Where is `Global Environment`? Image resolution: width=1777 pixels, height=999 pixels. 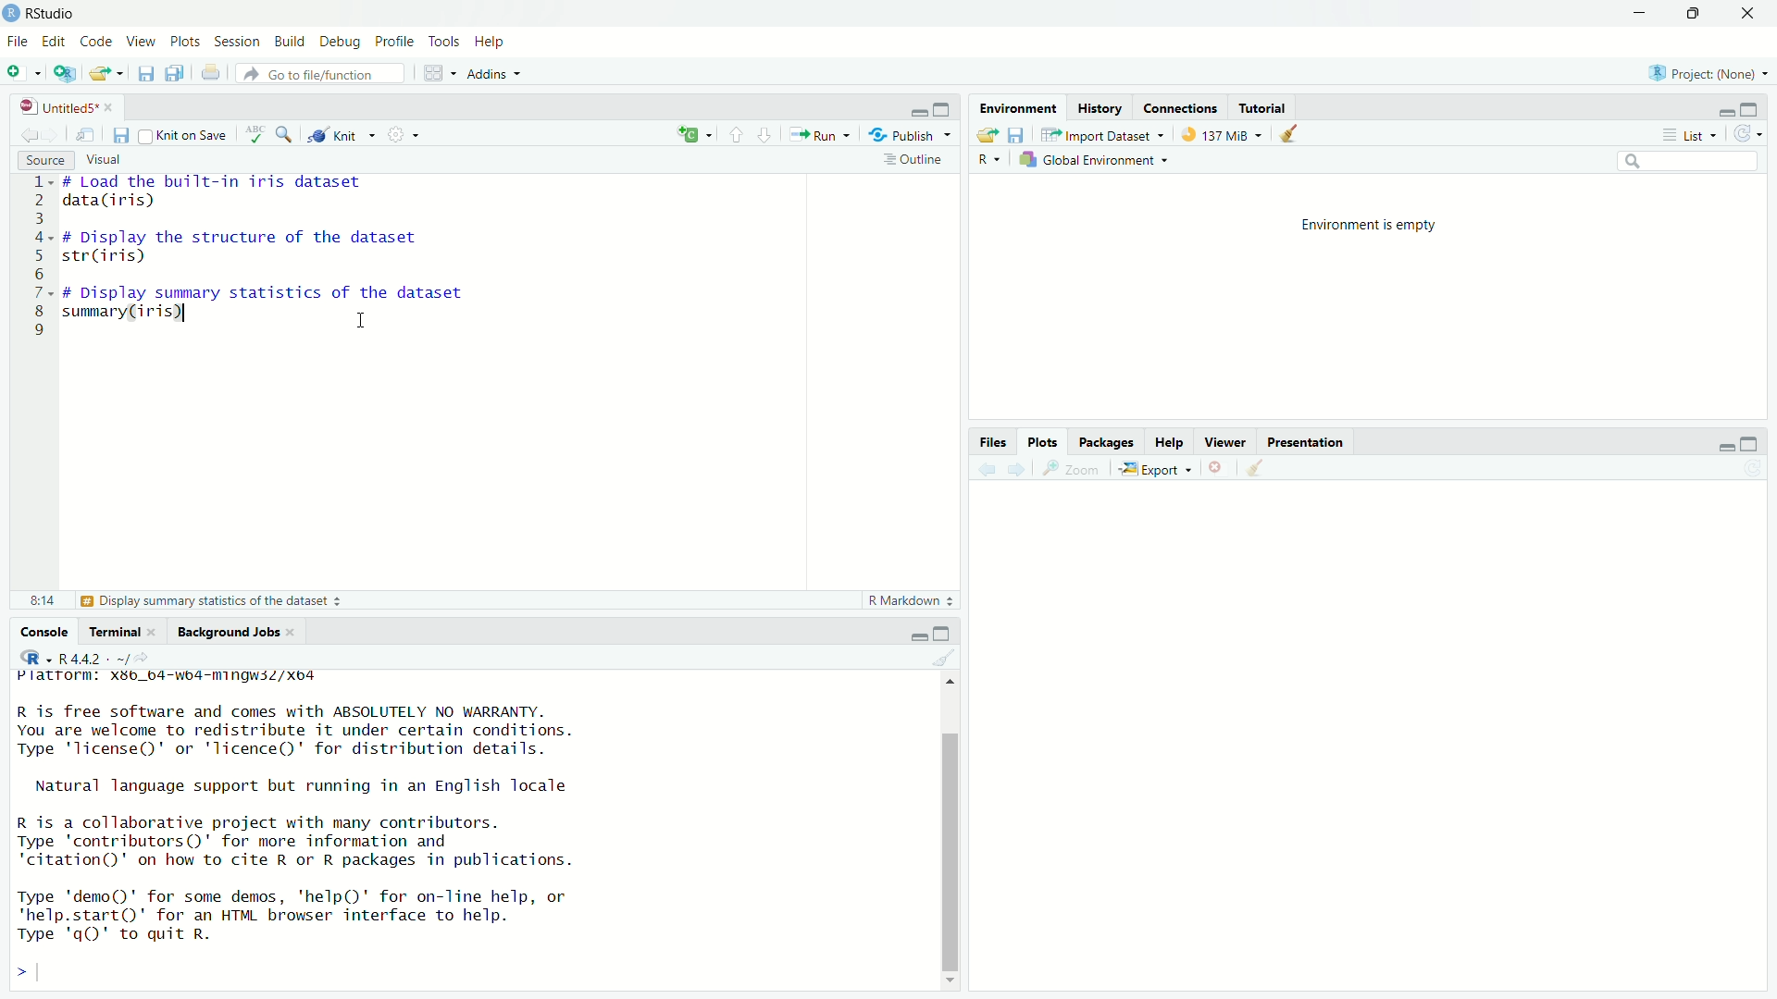 Global Environment is located at coordinates (1092, 160).